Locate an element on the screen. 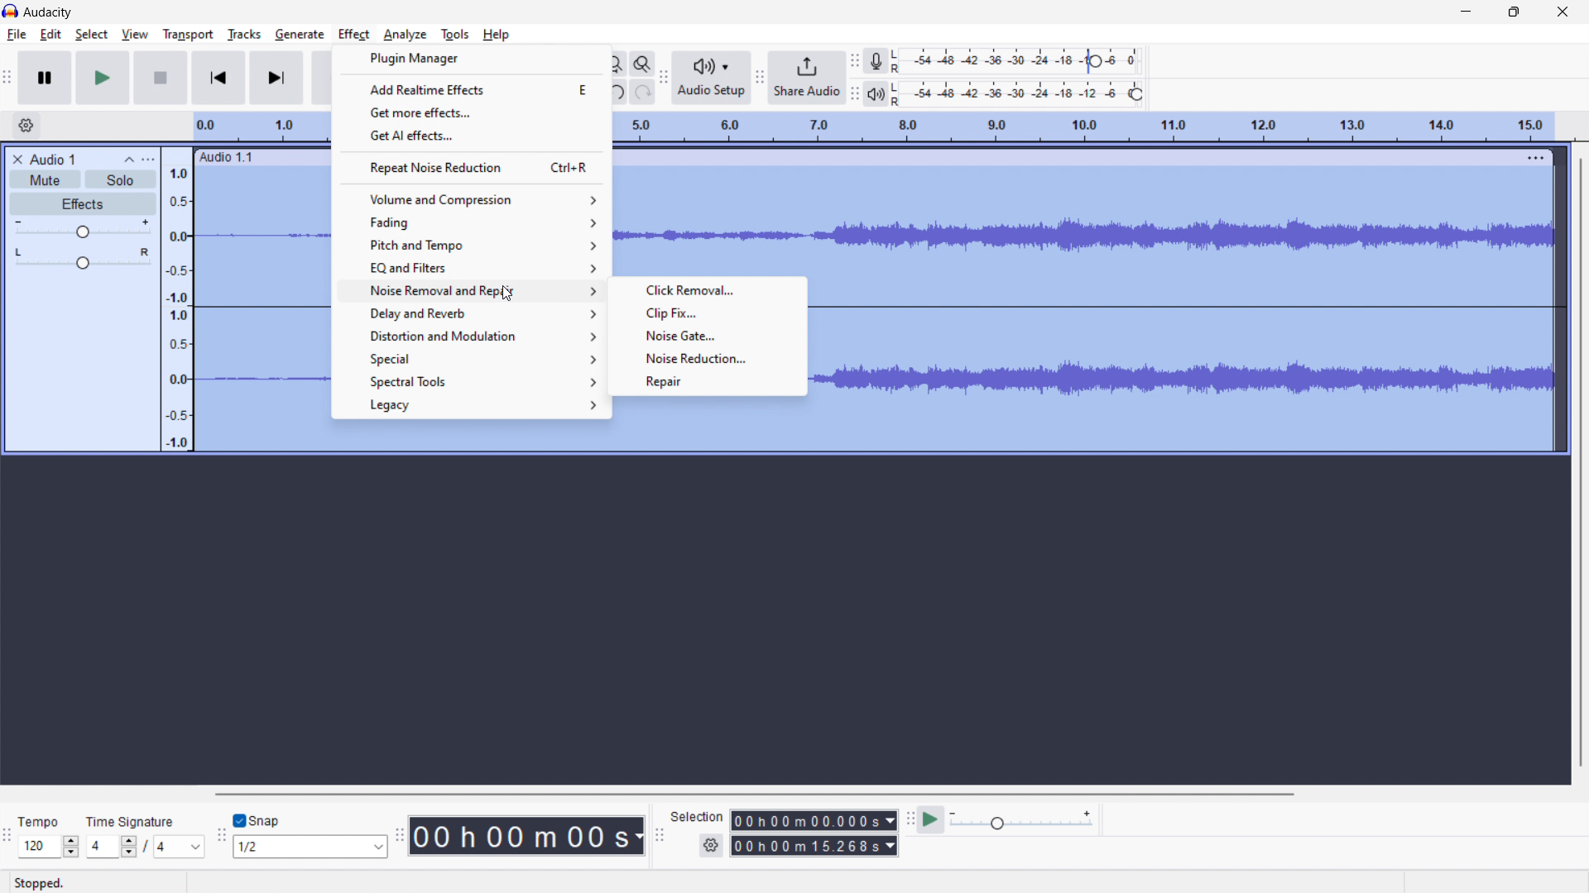 This screenshot has width=1589, height=893. title is located at coordinates (51, 159).